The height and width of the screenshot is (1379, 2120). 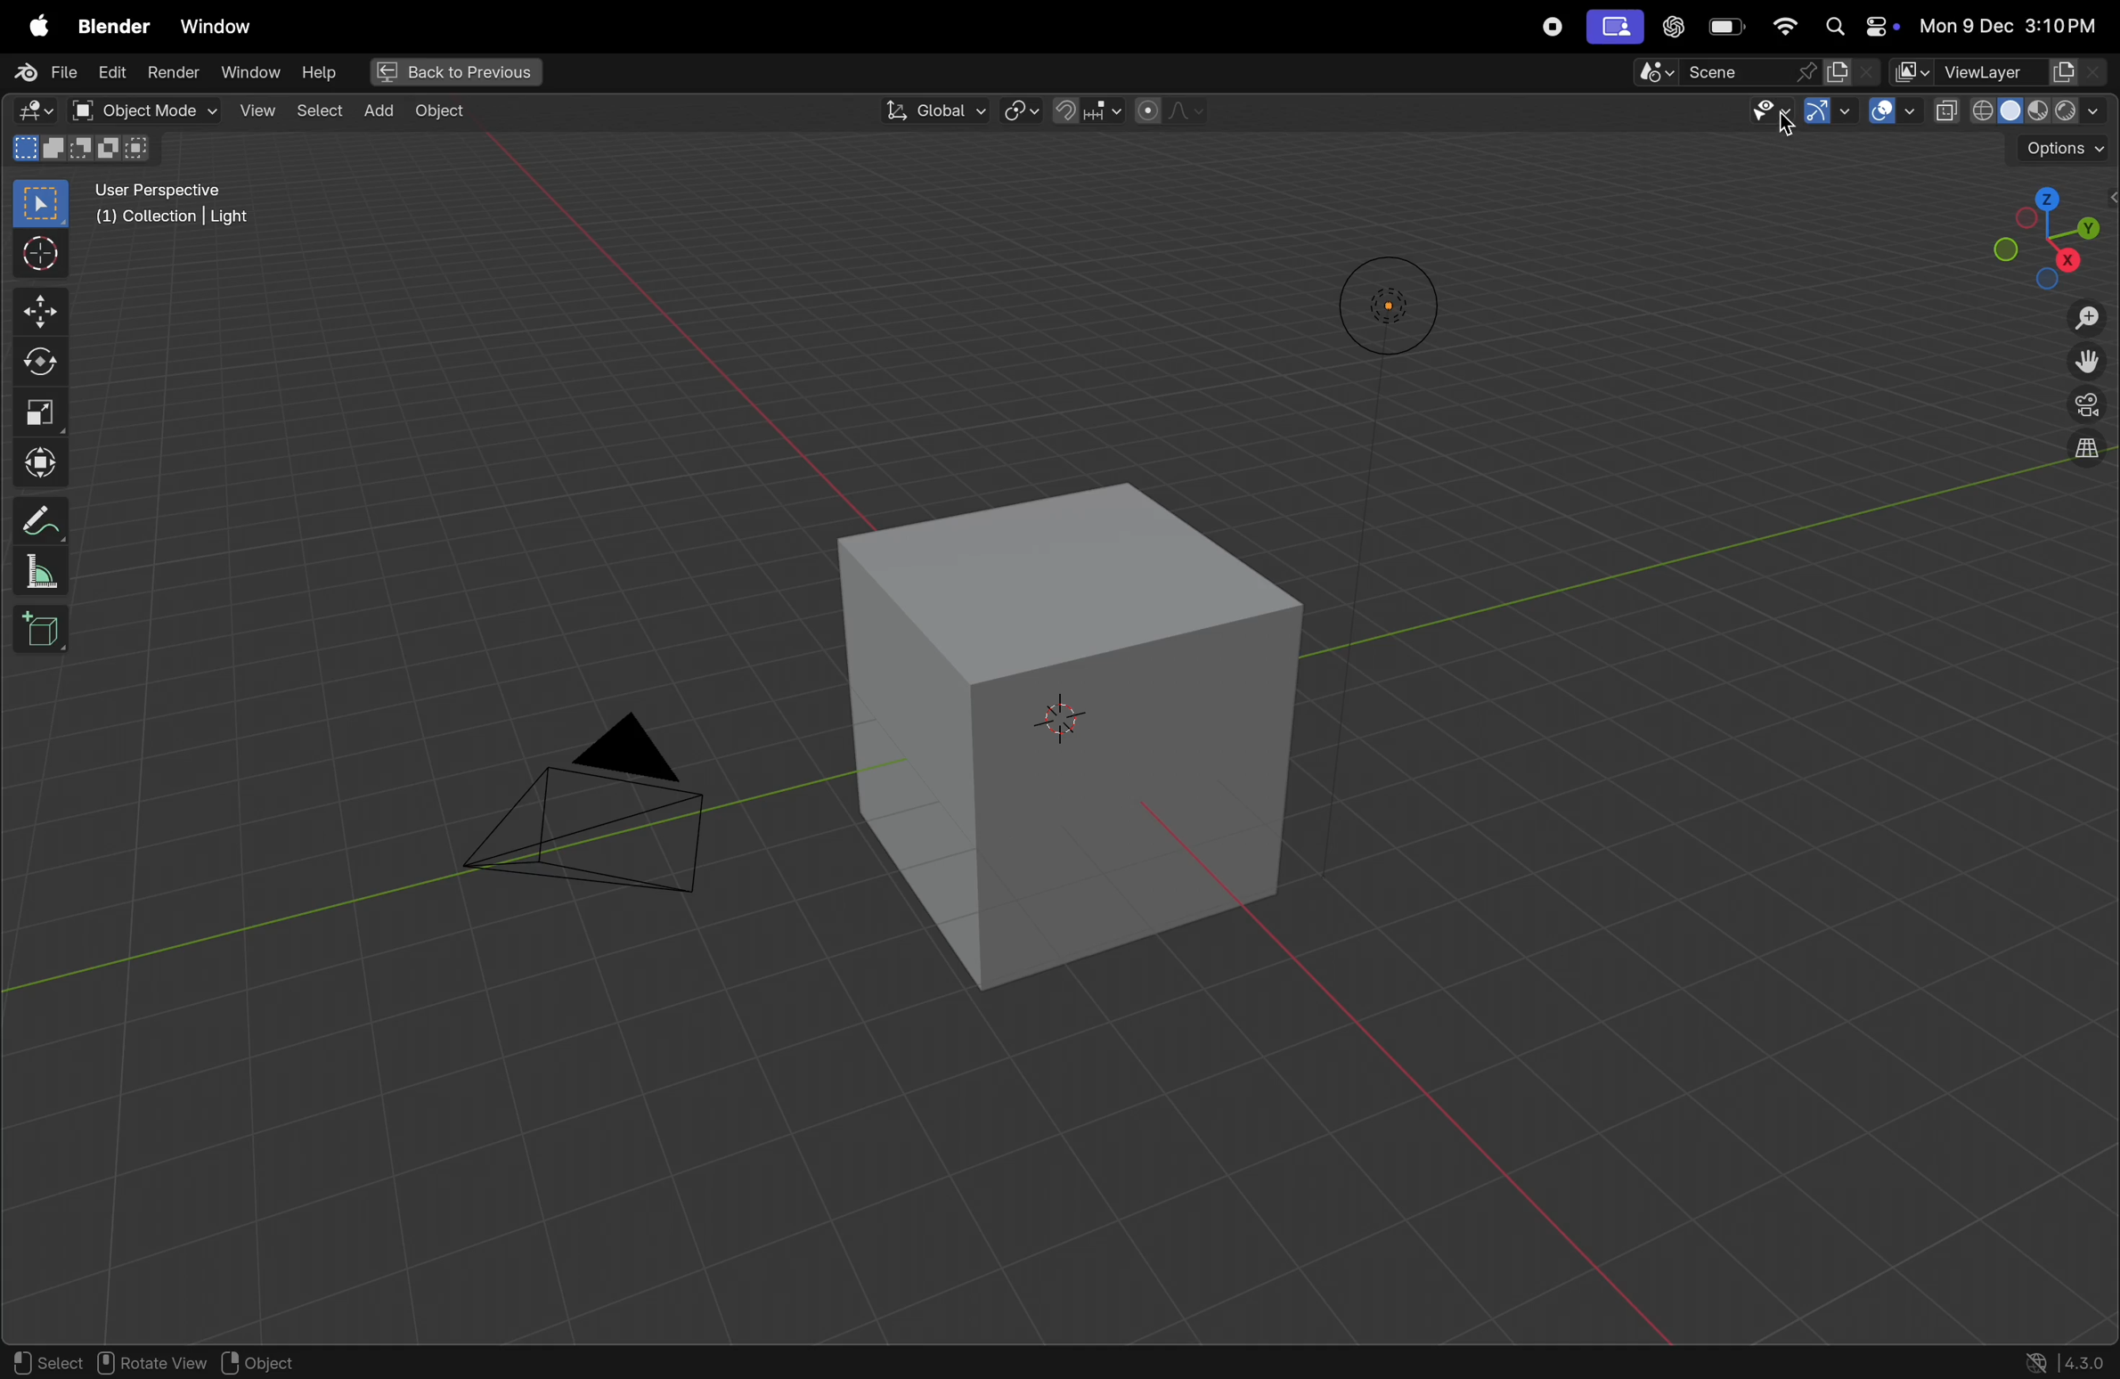 What do you see at coordinates (1855, 26) in the screenshot?
I see `apple widgets` at bounding box center [1855, 26].